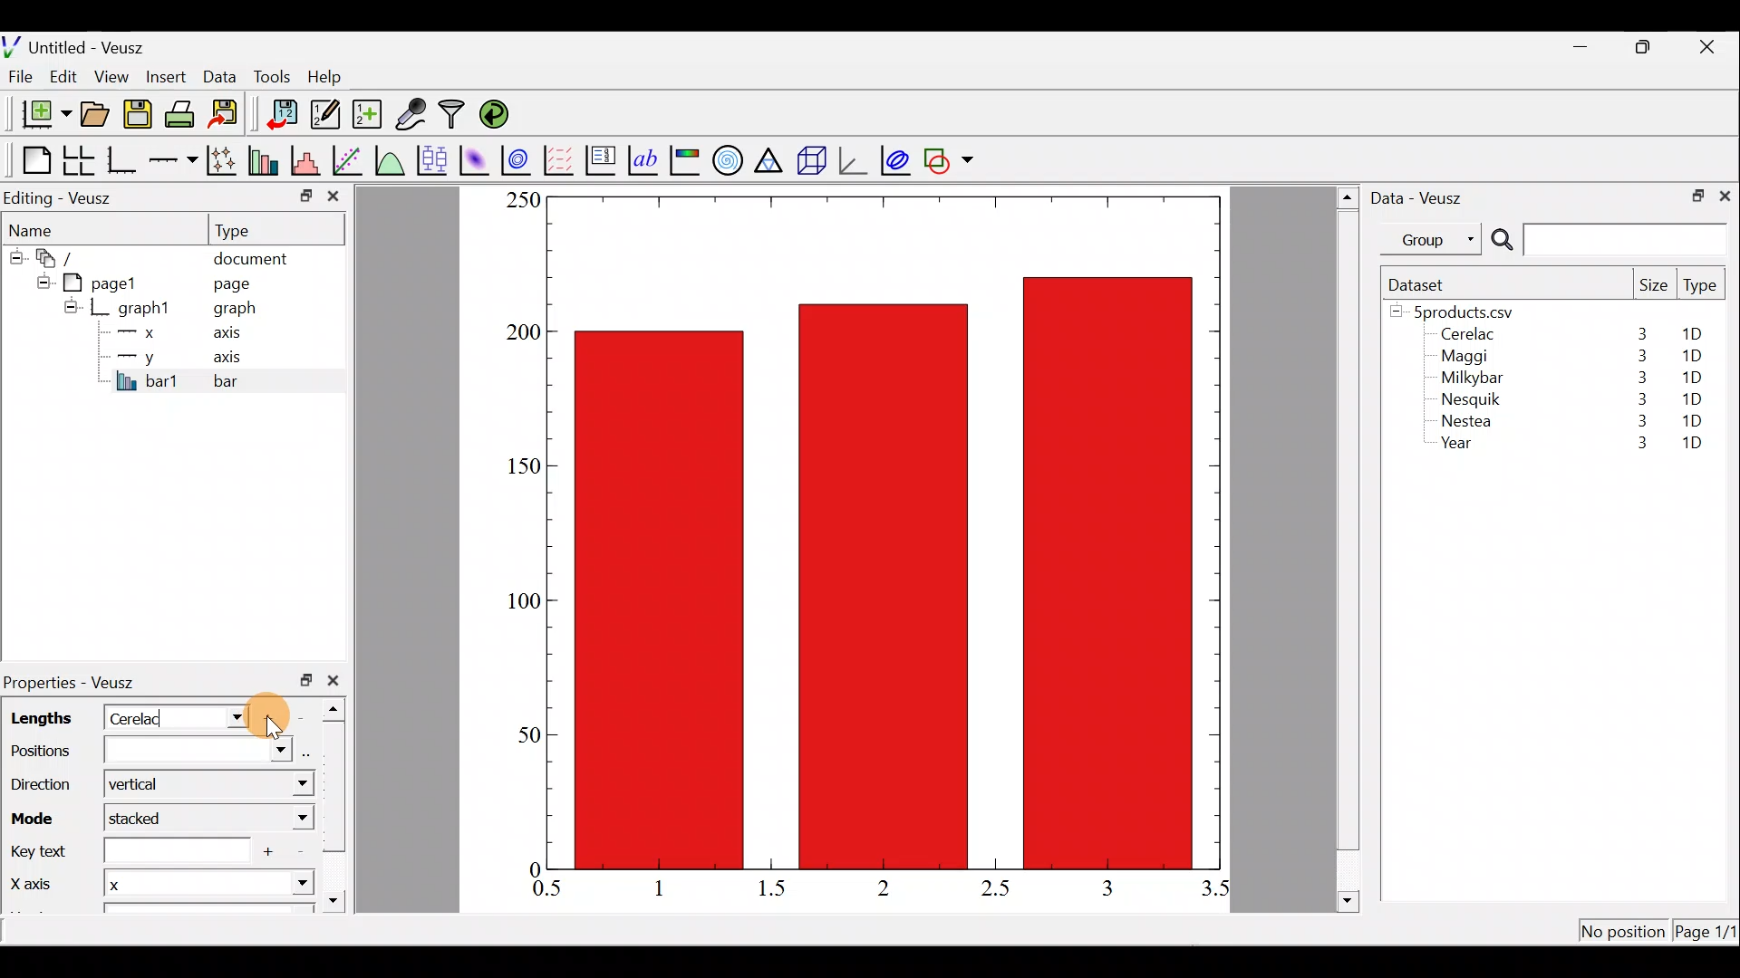 This screenshot has height=978, width=1740. I want to click on X axis, so click(33, 885).